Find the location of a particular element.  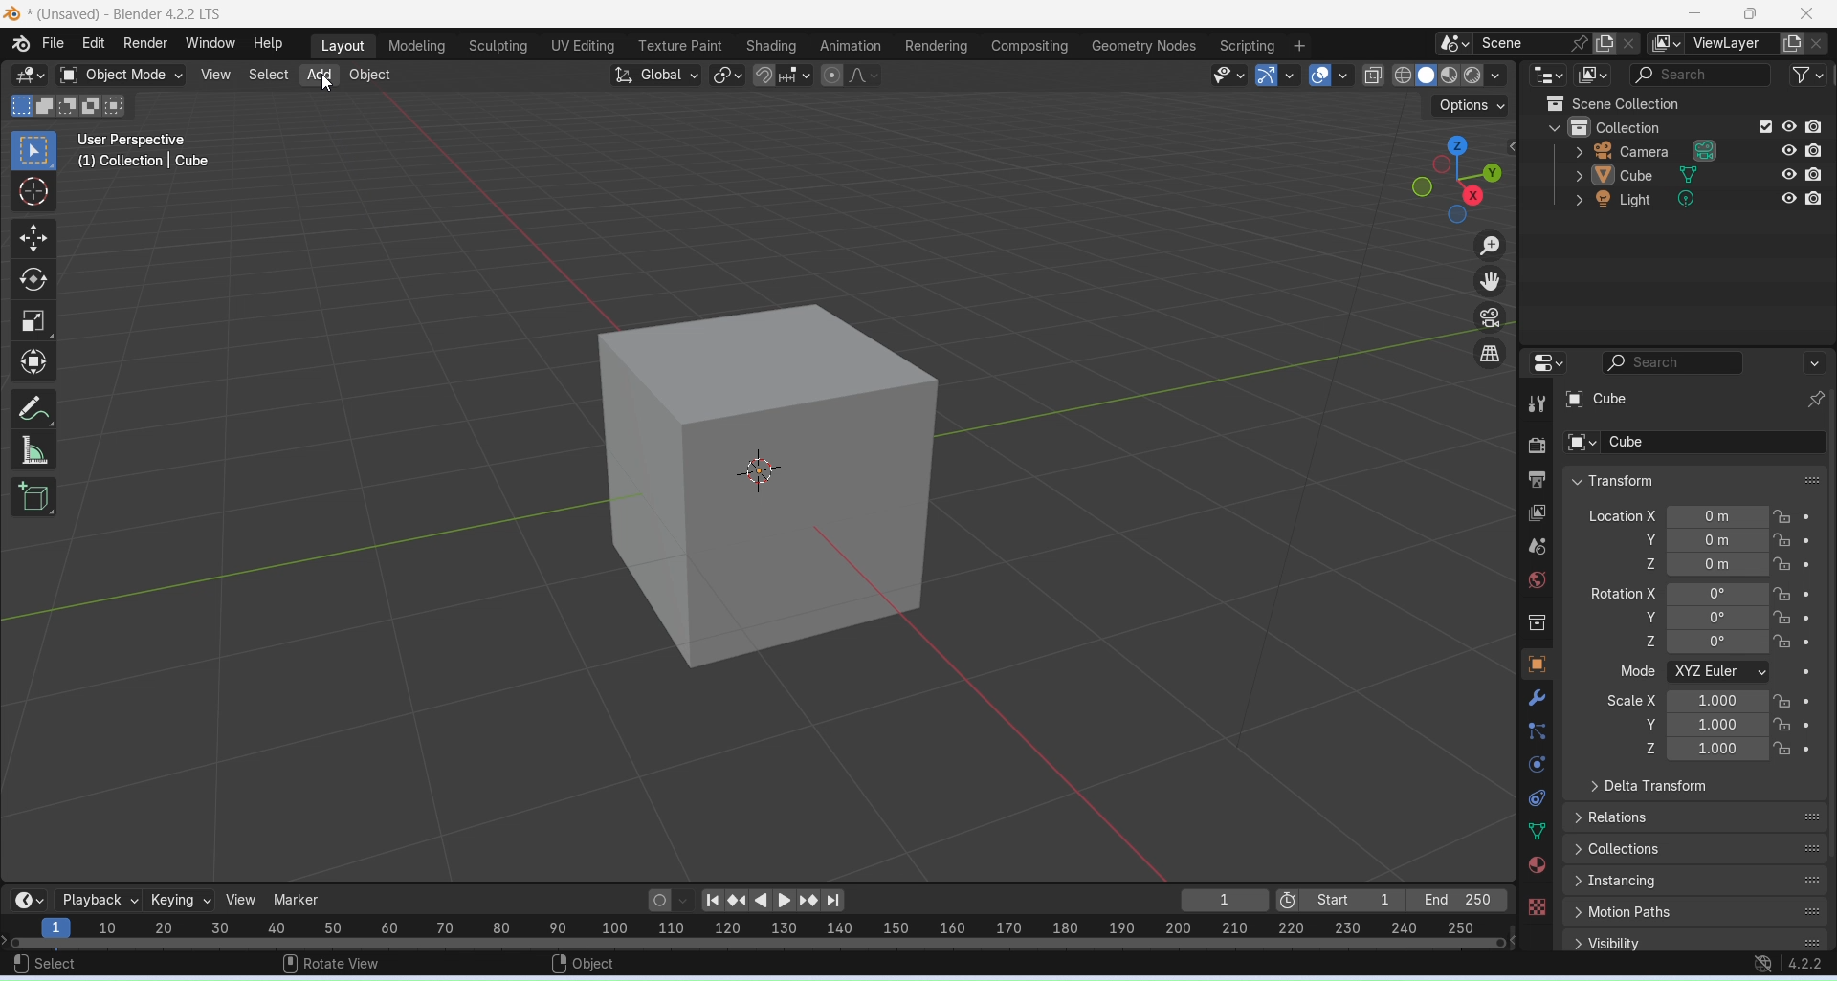

Editor type is located at coordinates (27, 76).